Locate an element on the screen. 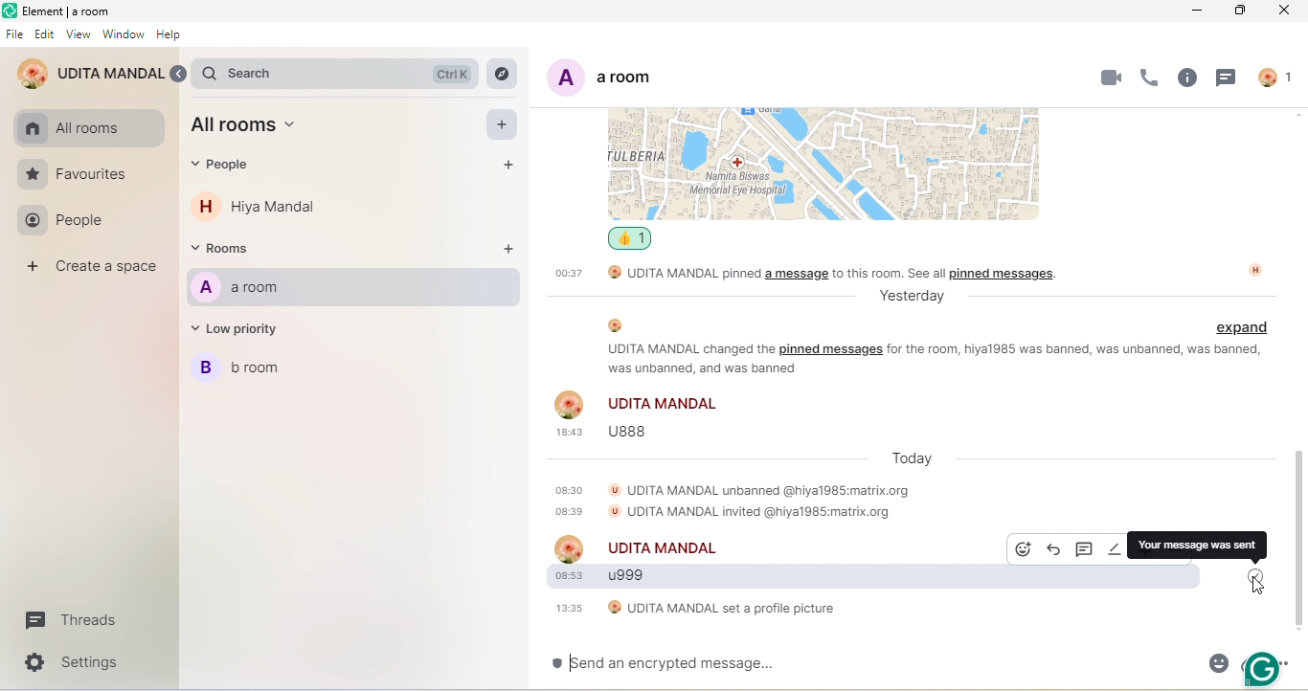  File is located at coordinates (13, 33).